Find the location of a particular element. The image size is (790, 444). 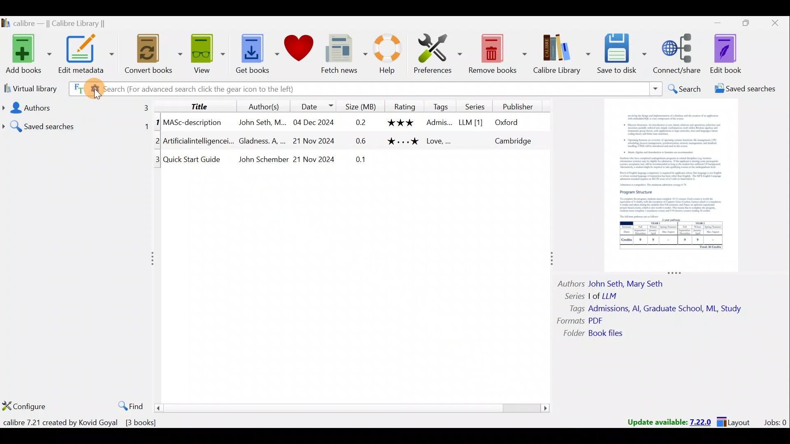

Layout is located at coordinates (736, 421).